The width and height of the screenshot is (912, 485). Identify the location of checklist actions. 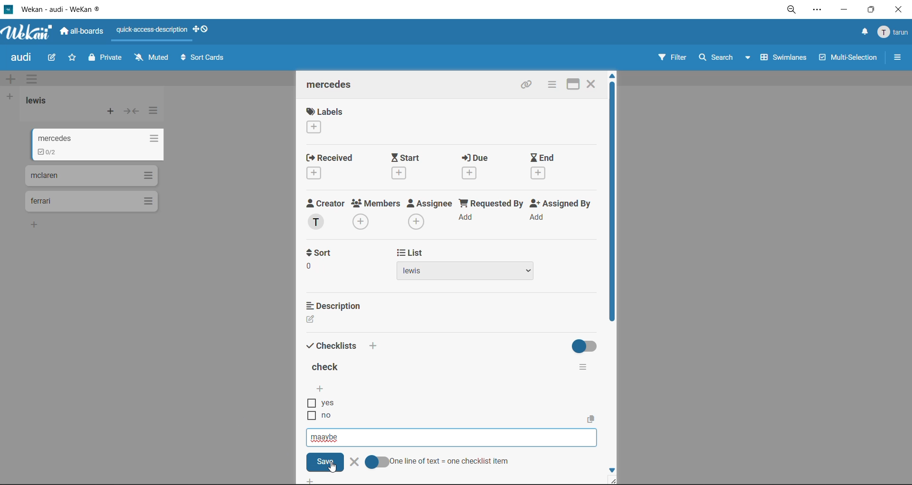
(589, 369).